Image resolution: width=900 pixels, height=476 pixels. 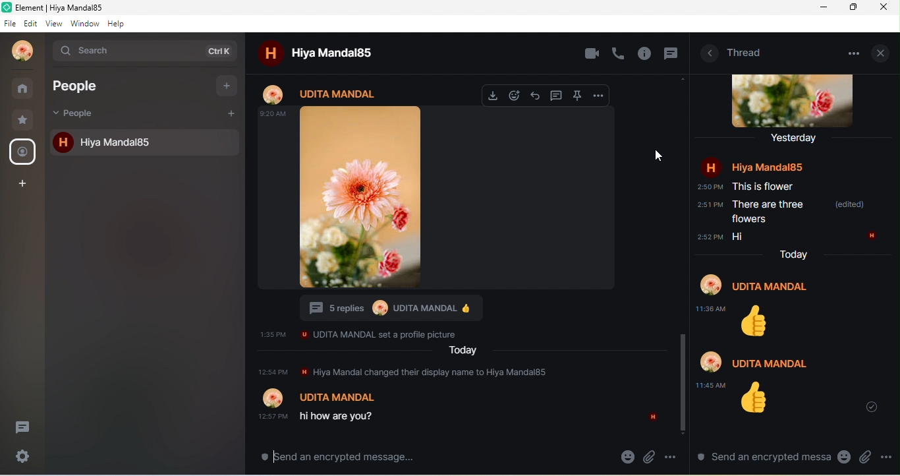 I want to click on h, so click(x=268, y=53).